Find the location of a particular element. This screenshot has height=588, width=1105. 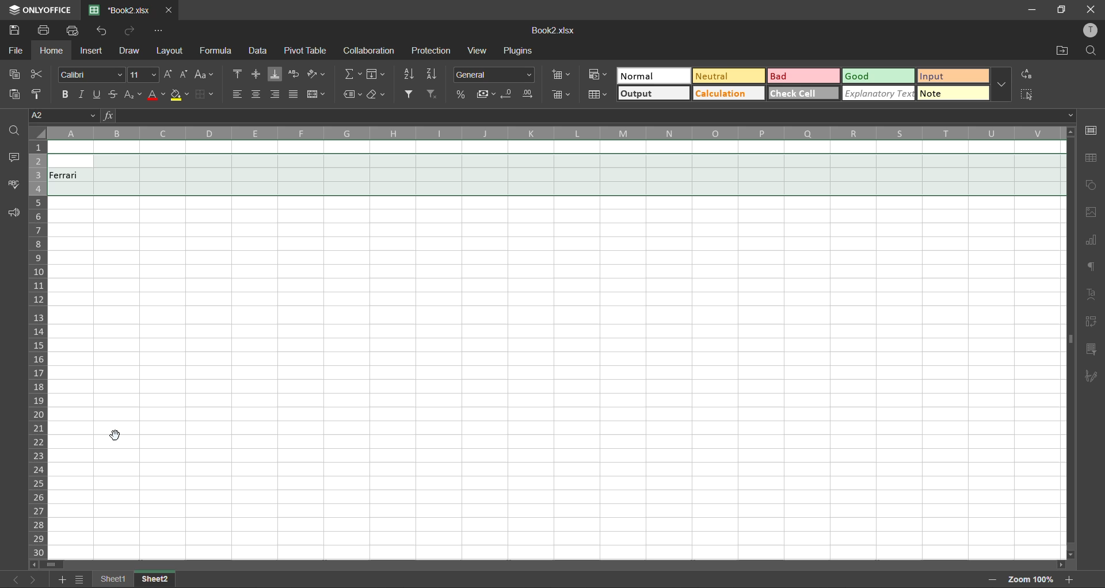

undo is located at coordinates (101, 31).